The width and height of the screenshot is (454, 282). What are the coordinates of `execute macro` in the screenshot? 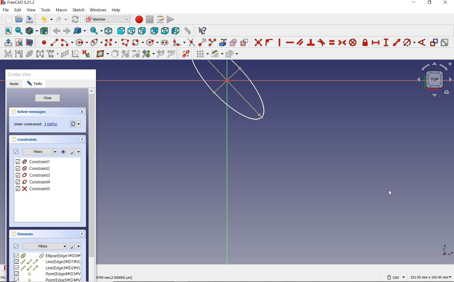 It's located at (171, 19).